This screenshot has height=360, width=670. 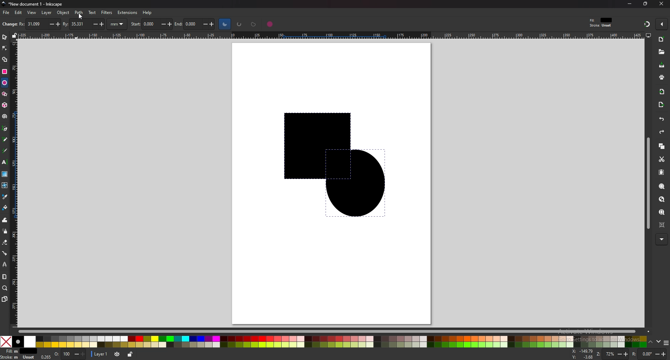 What do you see at coordinates (662, 212) in the screenshot?
I see `zoom page` at bounding box center [662, 212].